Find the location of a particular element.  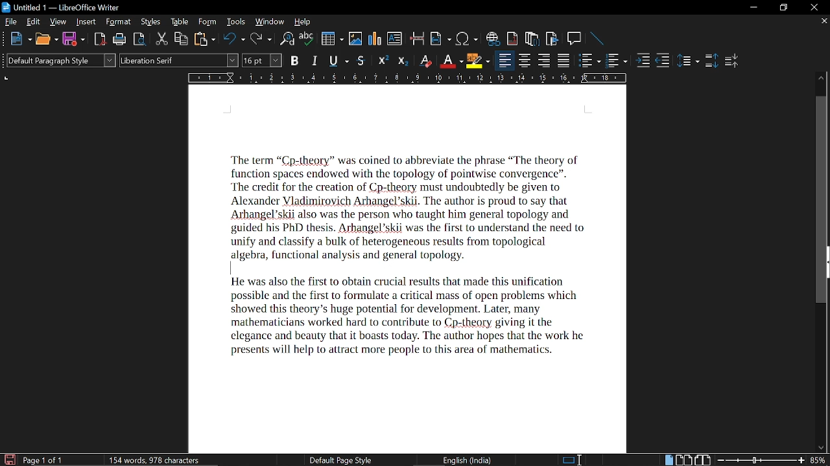

Help is located at coordinates (304, 23).